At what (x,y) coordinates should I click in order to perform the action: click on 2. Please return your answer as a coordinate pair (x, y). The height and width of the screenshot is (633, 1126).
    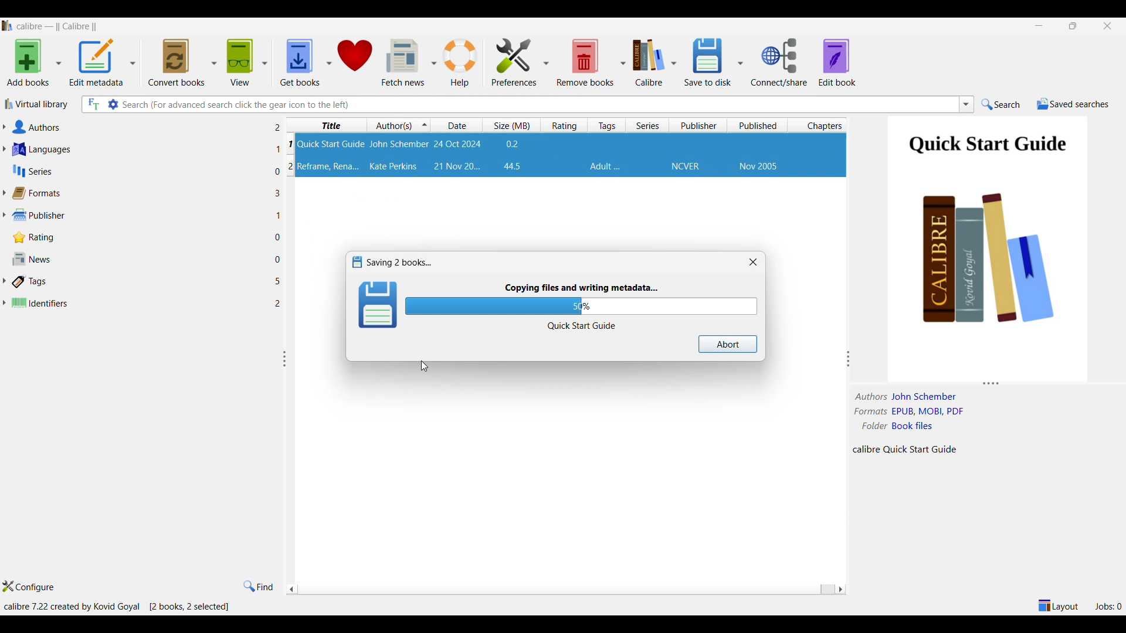
    Looking at the image, I should click on (277, 128).